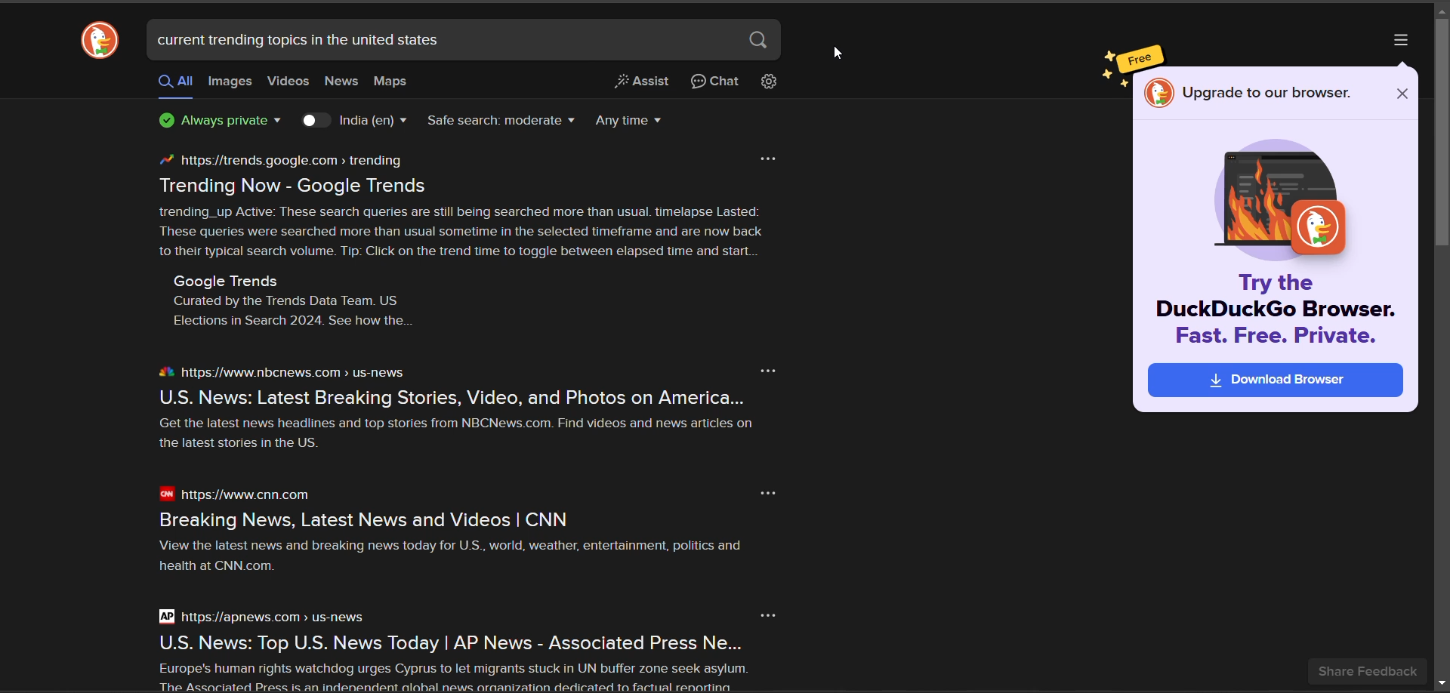 This screenshot has width=1450, height=693. Describe the element at coordinates (503, 123) in the screenshot. I see `safe search filter` at that location.